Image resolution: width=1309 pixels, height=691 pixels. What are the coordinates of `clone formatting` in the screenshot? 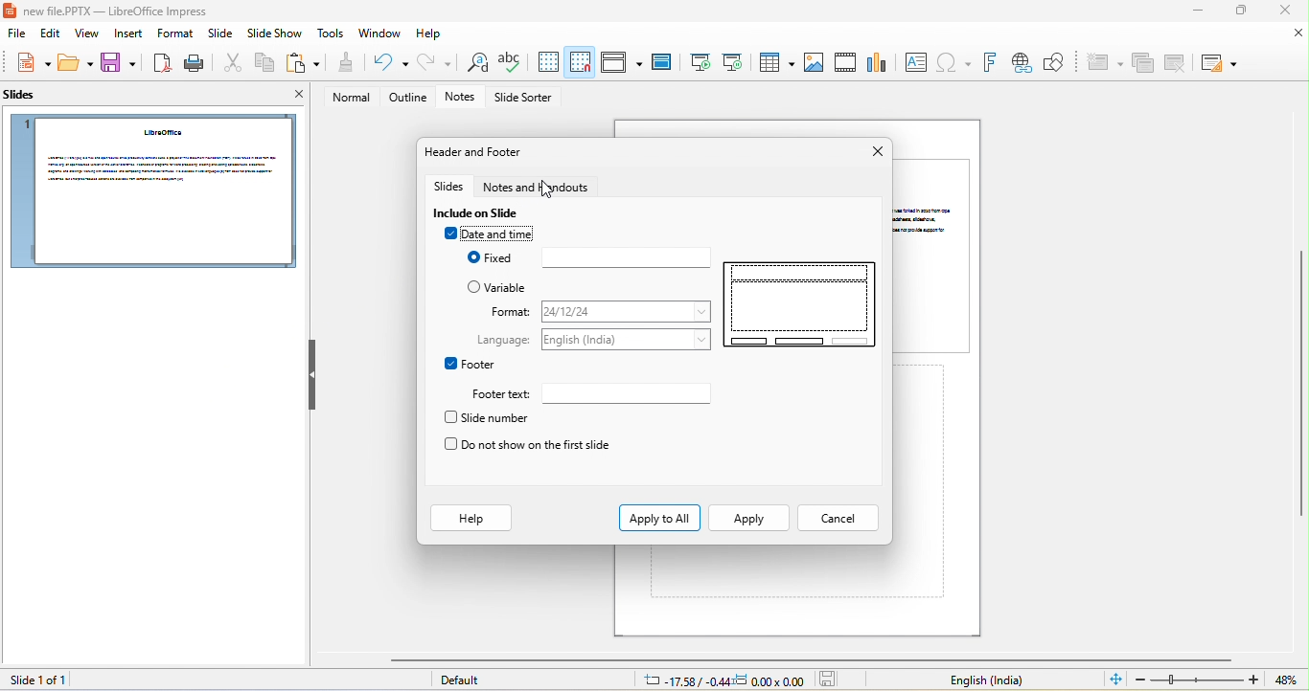 It's located at (344, 63).